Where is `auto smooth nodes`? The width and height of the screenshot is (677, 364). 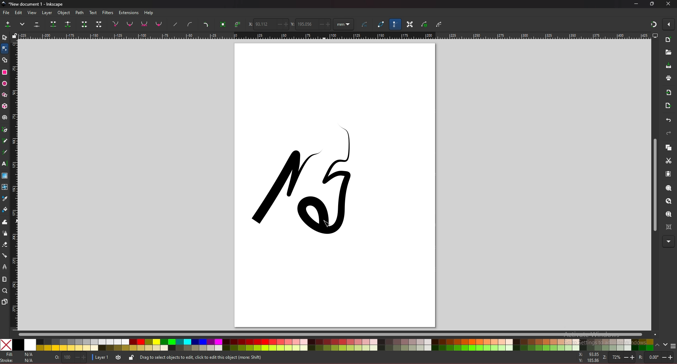 auto smooth nodes is located at coordinates (159, 24).